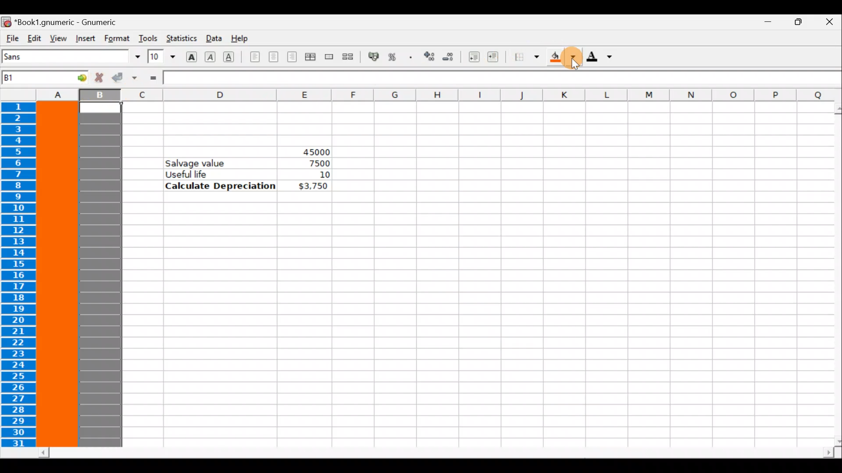 This screenshot has width=842, height=473. I want to click on Close, so click(829, 23).